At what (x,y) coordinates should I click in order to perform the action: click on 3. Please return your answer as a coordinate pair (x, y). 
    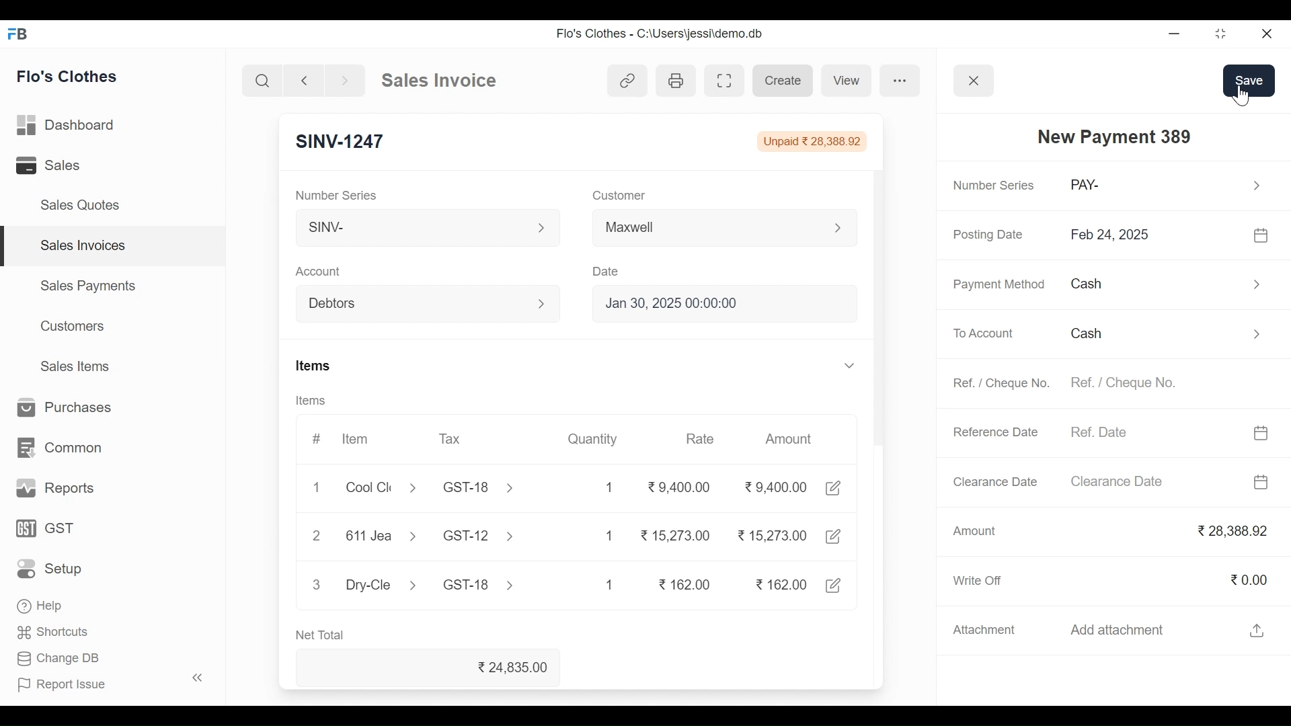
    Looking at the image, I should click on (317, 583).